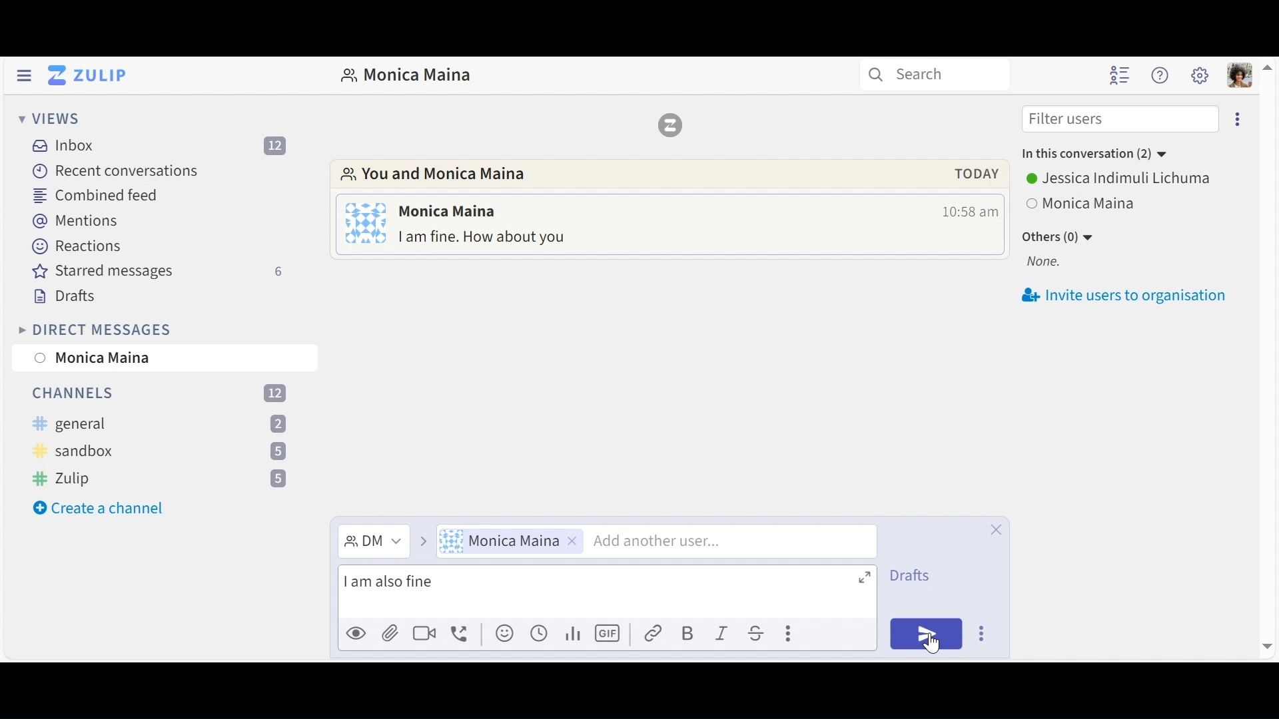 The height and width of the screenshot is (719, 1279). I want to click on Direct Message dropdown menu, so click(371, 541).